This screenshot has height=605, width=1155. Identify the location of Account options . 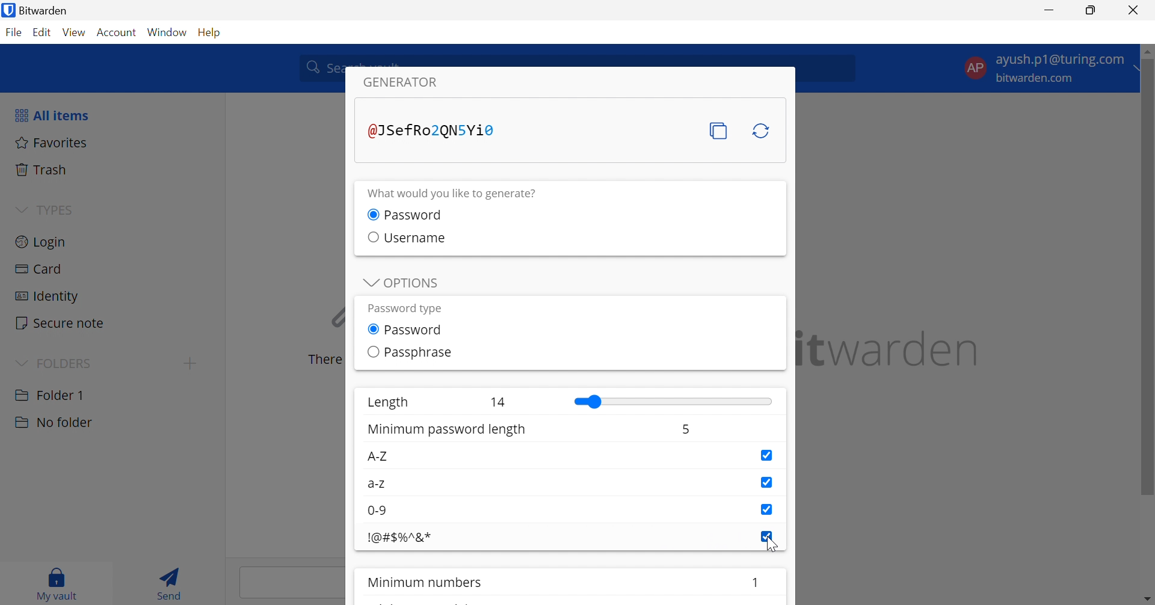
(1046, 69).